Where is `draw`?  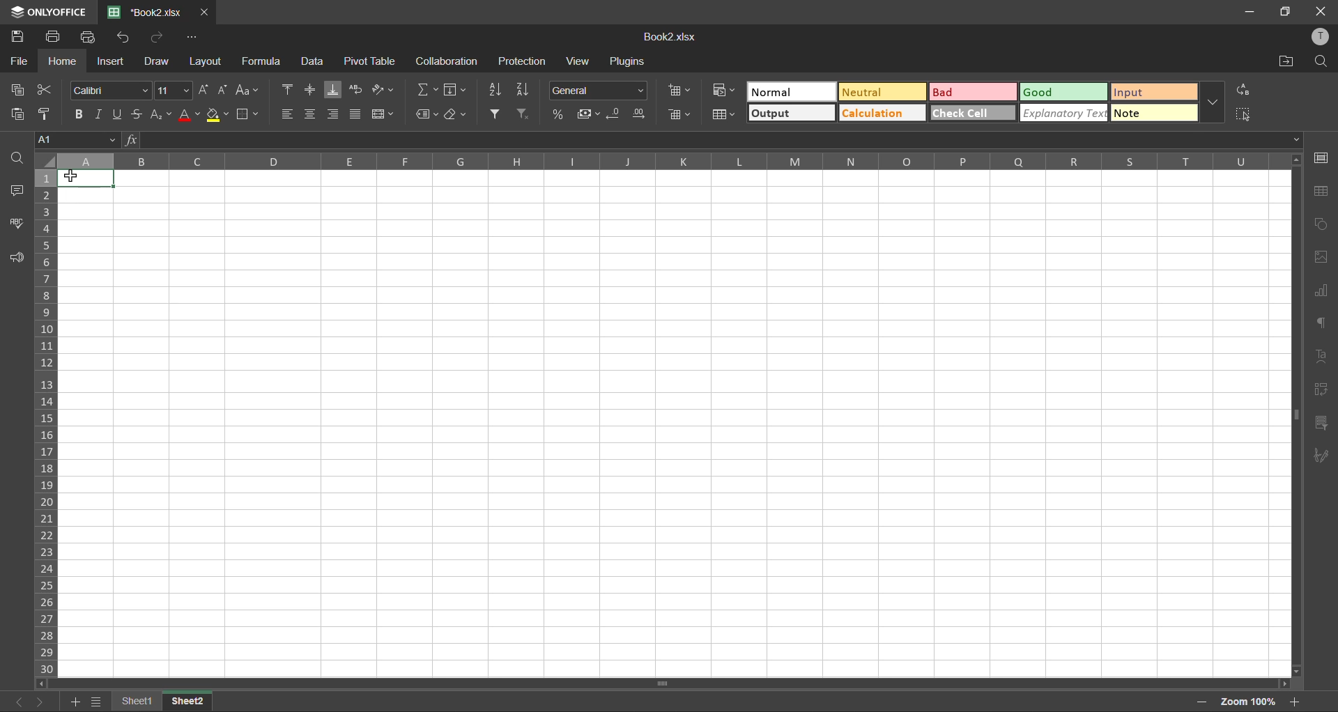
draw is located at coordinates (156, 63).